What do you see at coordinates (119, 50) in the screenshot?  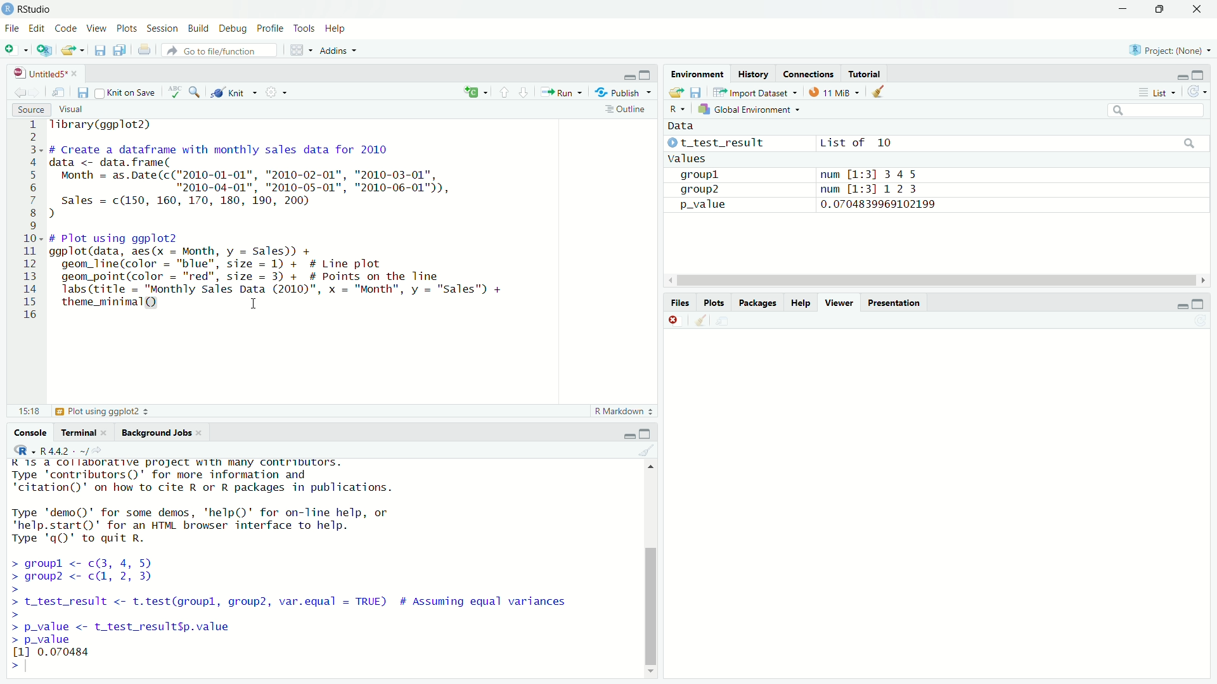 I see `save all open document` at bounding box center [119, 50].